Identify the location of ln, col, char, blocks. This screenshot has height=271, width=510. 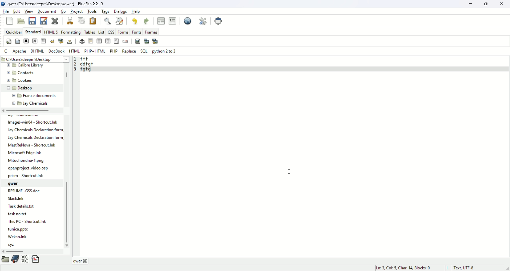
(402, 268).